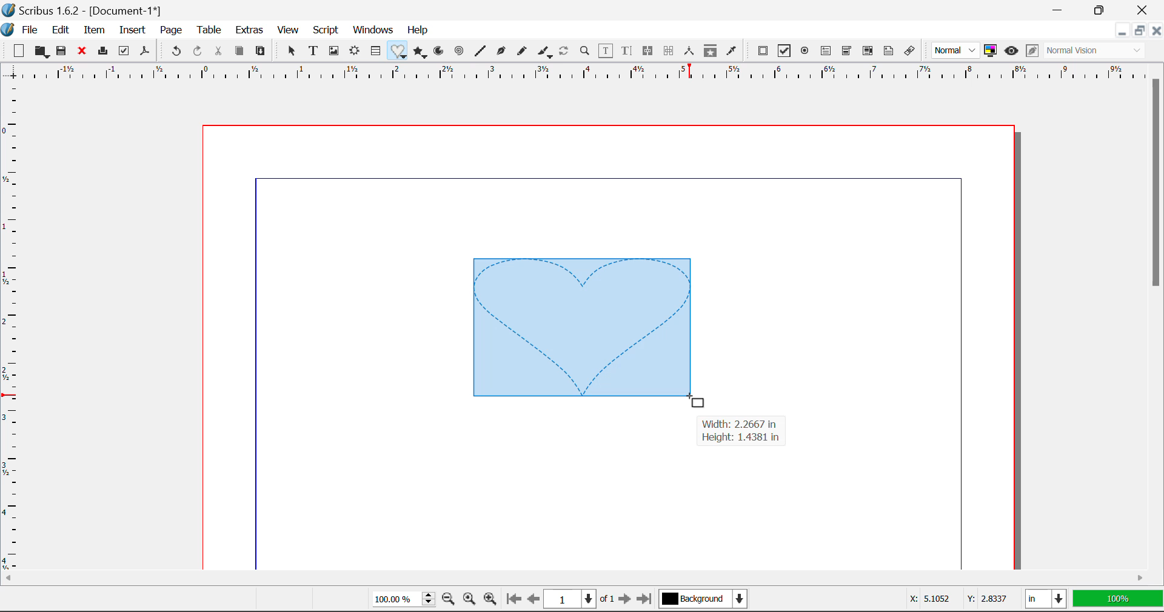 The image size is (1164, 612). Describe the element at coordinates (580, 327) in the screenshot. I see `Heart Shape` at that location.